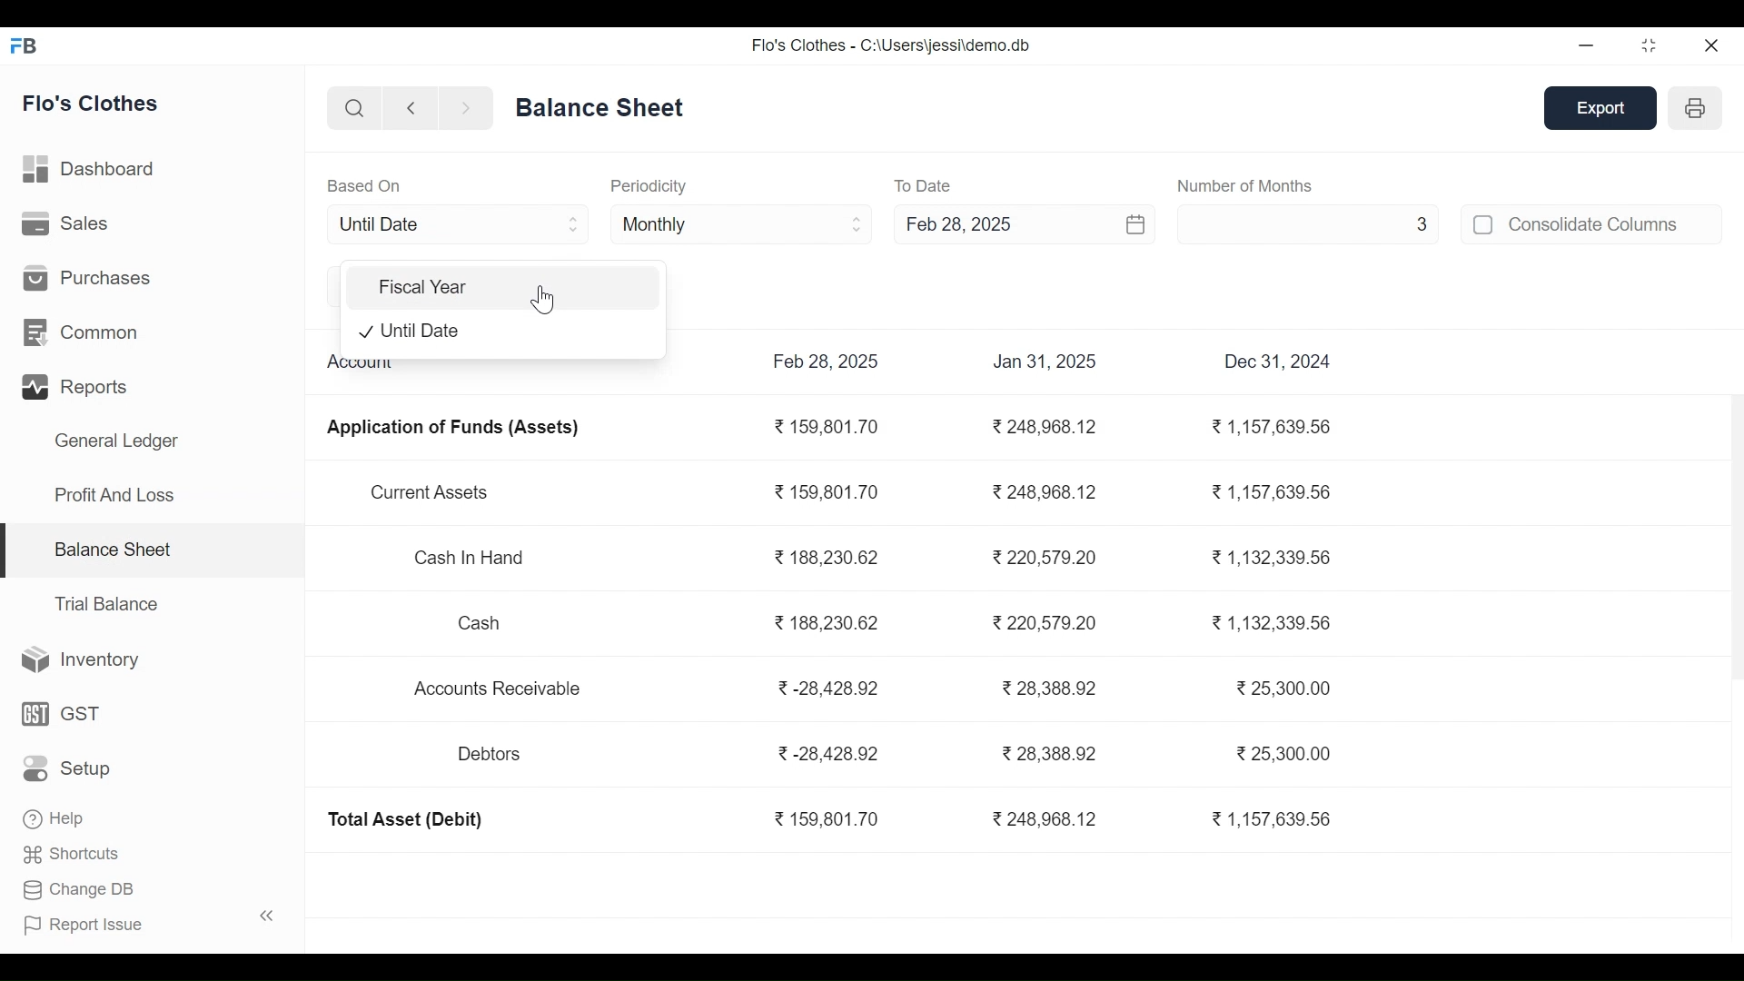  What do you see at coordinates (116, 443) in the screenshot?
I see `General Ledger` at bounding box center [116, 443].